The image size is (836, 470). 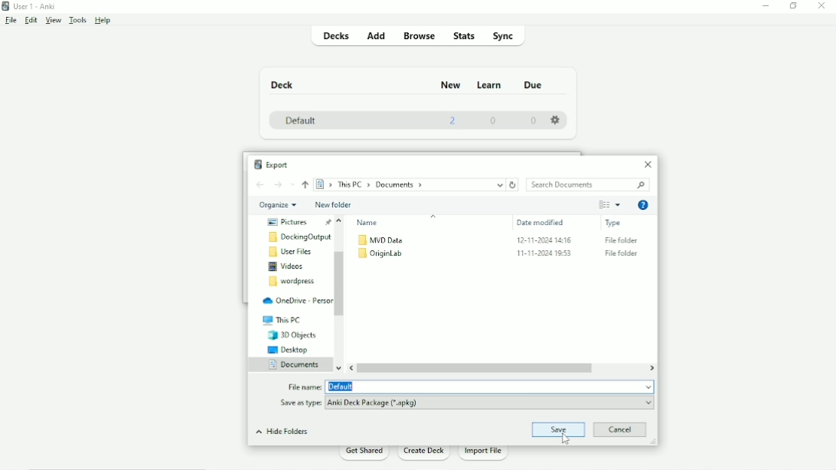 I want to click on Up to "This PC", so click(x=305, y=184).